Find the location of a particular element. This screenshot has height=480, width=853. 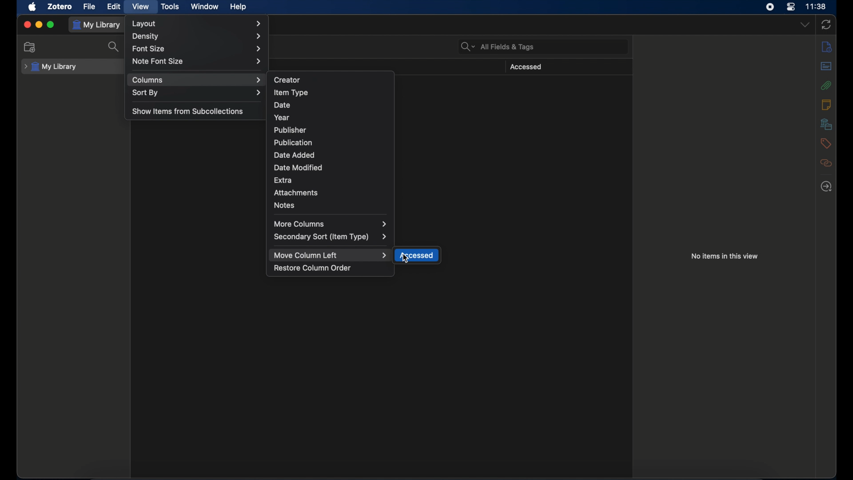

attachments is located at coordinates (296, 193).